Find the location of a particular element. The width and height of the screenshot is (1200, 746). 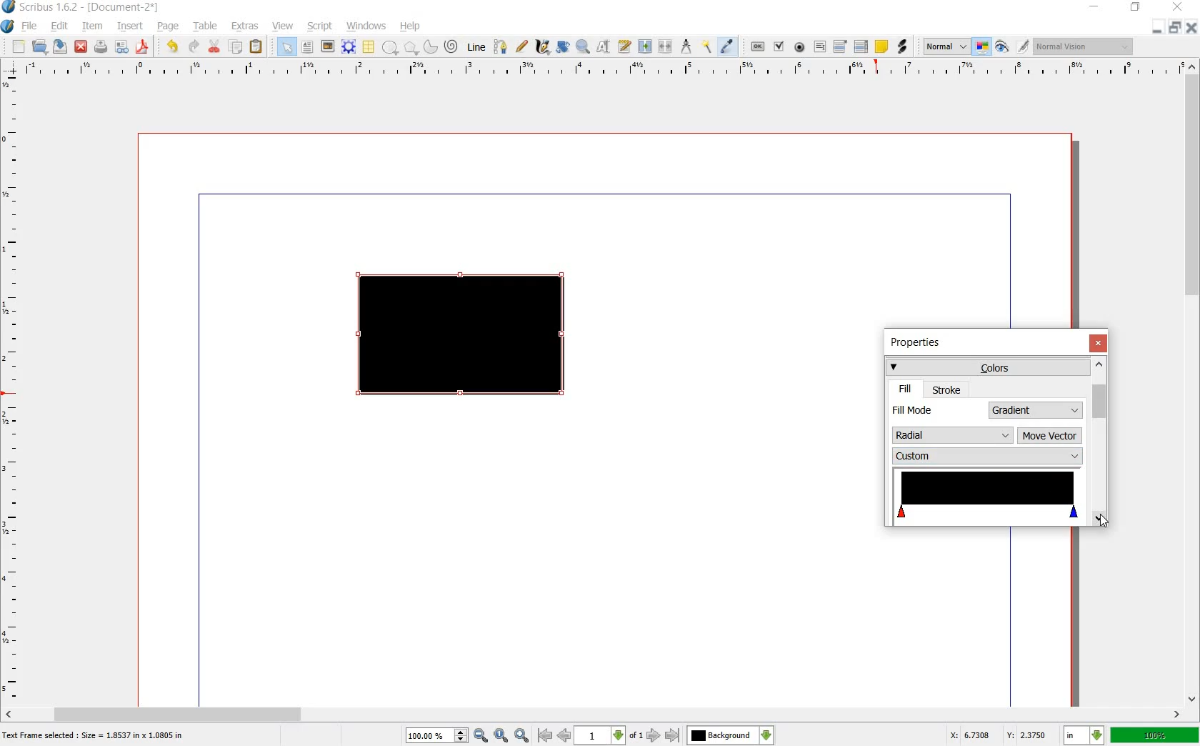

100% is located at coordinates (429, 735).